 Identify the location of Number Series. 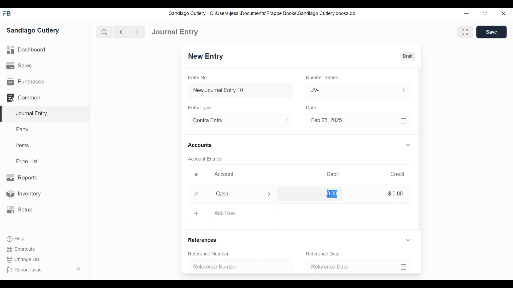
(323, 78).